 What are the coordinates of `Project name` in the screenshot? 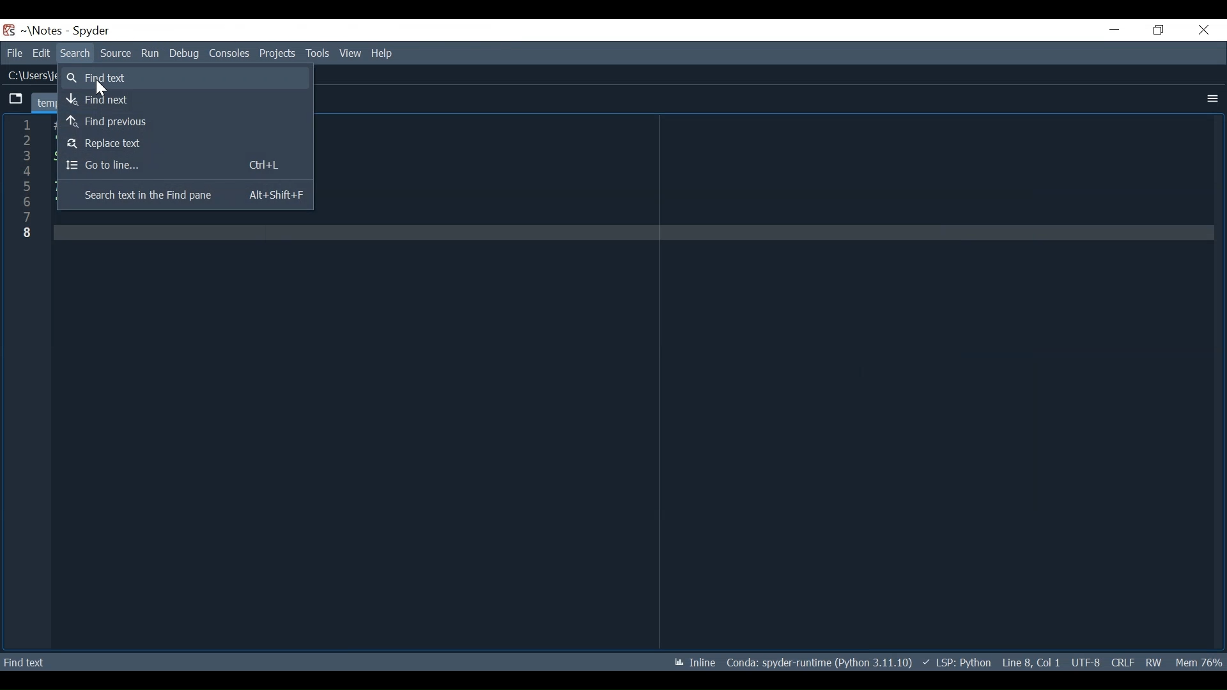 It's located at (42, 31).